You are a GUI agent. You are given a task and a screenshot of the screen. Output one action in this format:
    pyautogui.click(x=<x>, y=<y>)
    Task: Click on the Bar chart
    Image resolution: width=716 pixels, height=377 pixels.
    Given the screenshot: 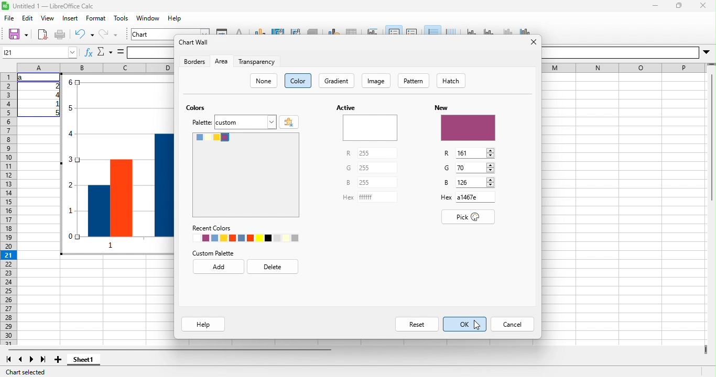 What is the action you would take?
    pyautogui.click(x=117, y=164)
    